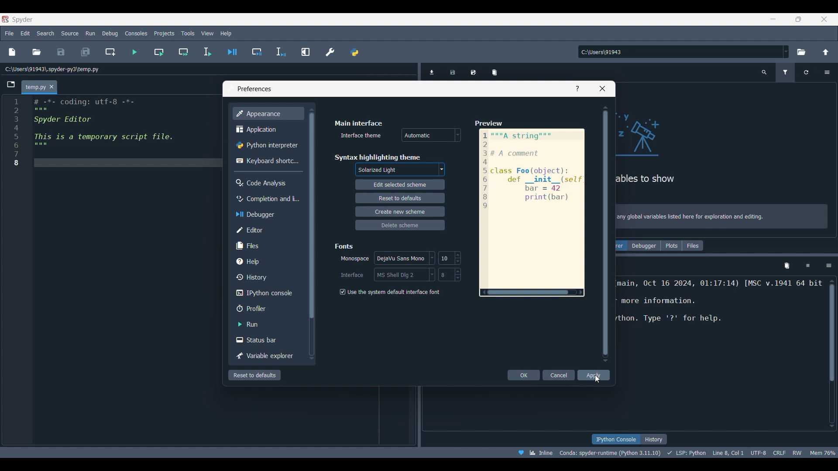 The height and width of the screenshot is (471, 838). What do you see at coordinates (11, 85) in the screenshot?
I see `Browse tabs` at bounding box center [11, 85].